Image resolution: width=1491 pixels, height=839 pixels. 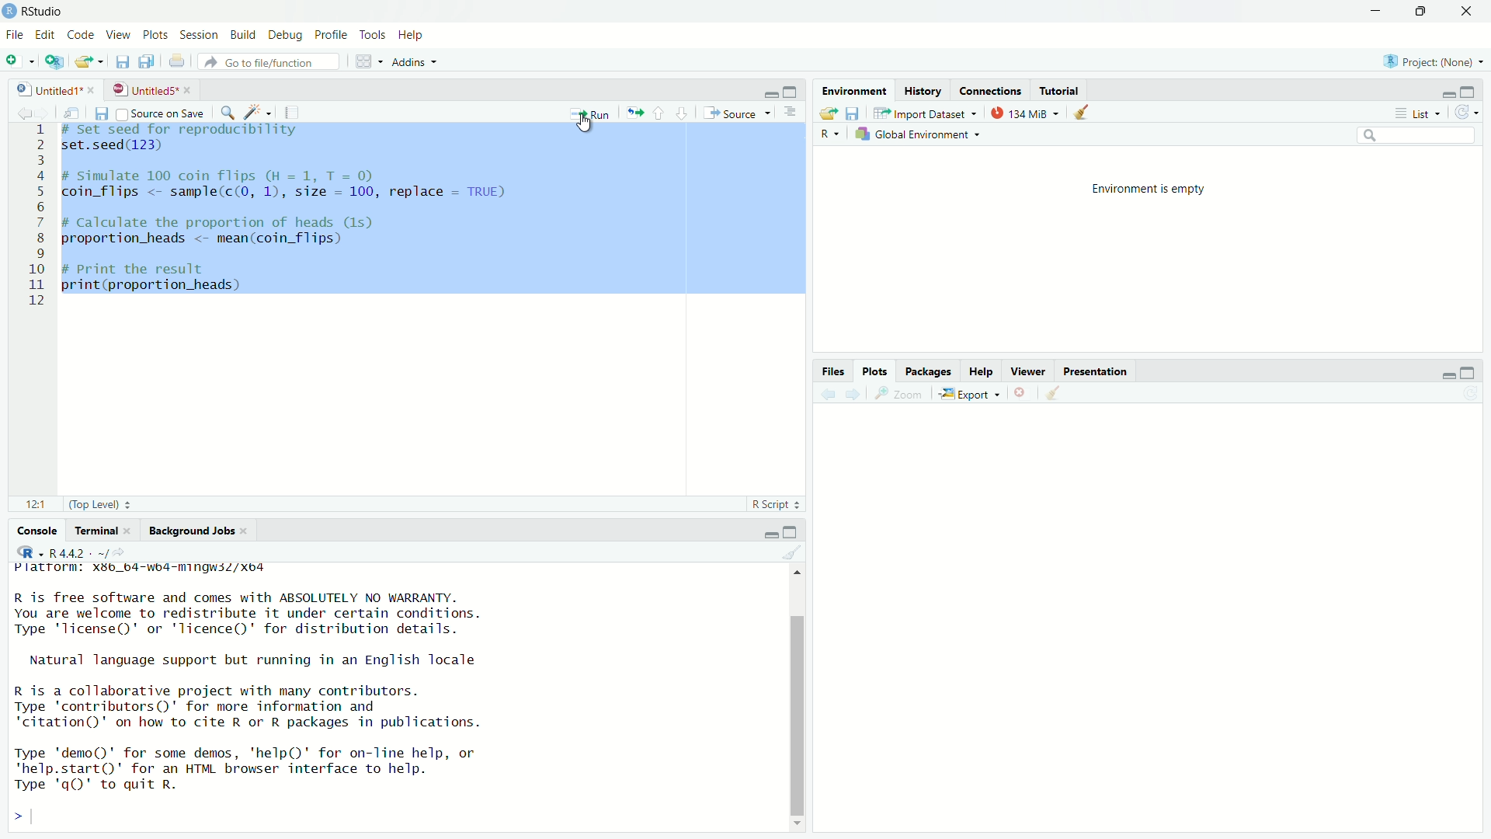 I want to click on # Calculate the proportion of heads (1s), so click(x=238, y=223).